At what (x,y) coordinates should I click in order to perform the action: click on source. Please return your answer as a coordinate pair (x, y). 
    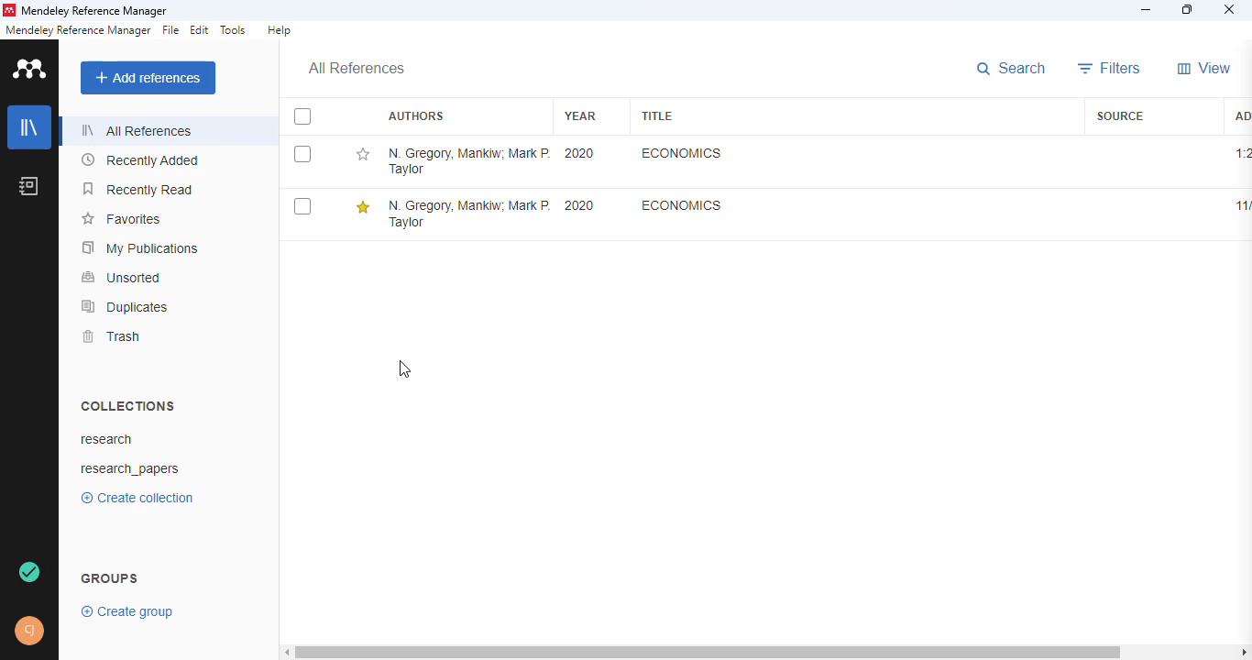
    Looking at the image, I should click on (1121, 116).